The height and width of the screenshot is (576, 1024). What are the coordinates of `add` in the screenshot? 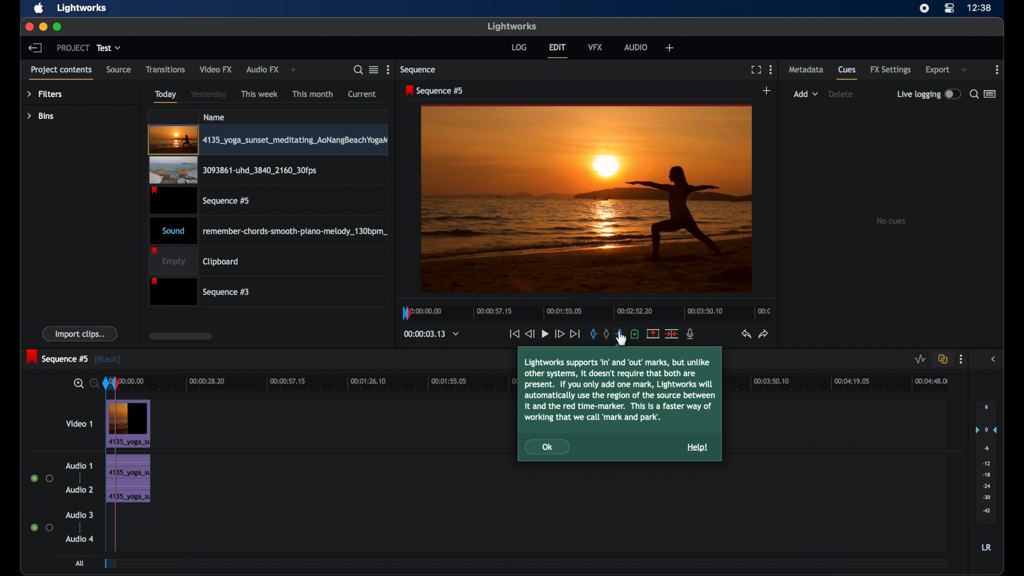 It's located at (670, 49).